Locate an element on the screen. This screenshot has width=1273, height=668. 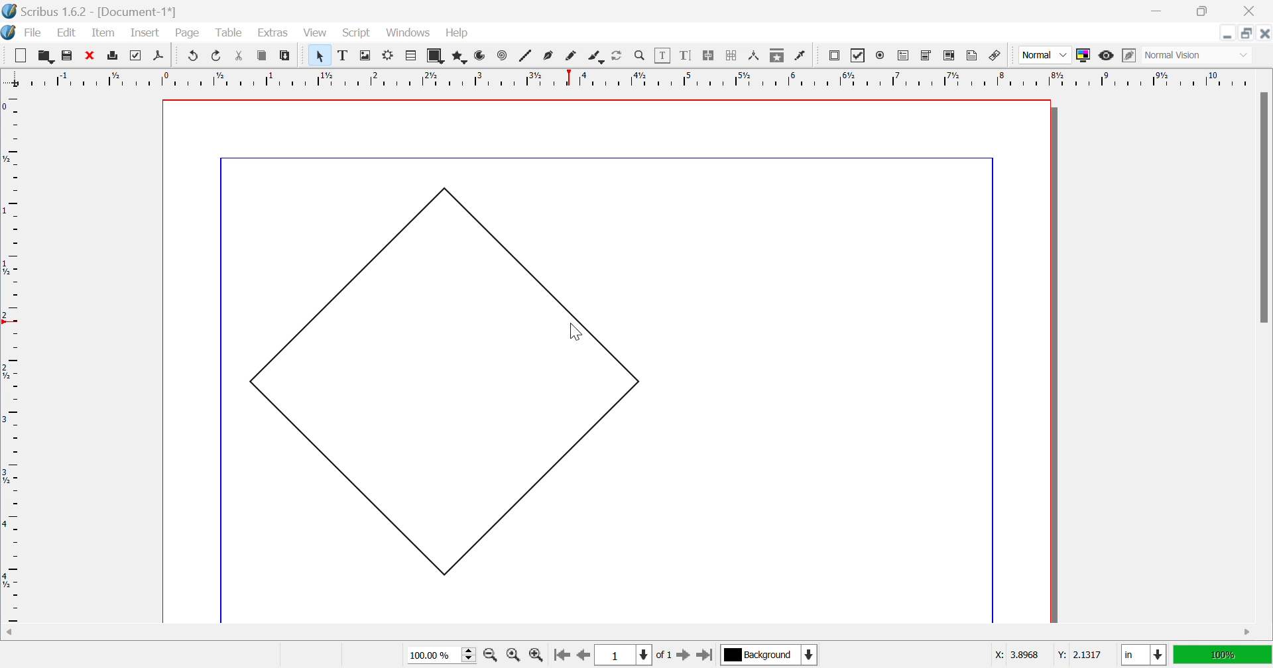
Text annotation is located at coordinates (971, 56).